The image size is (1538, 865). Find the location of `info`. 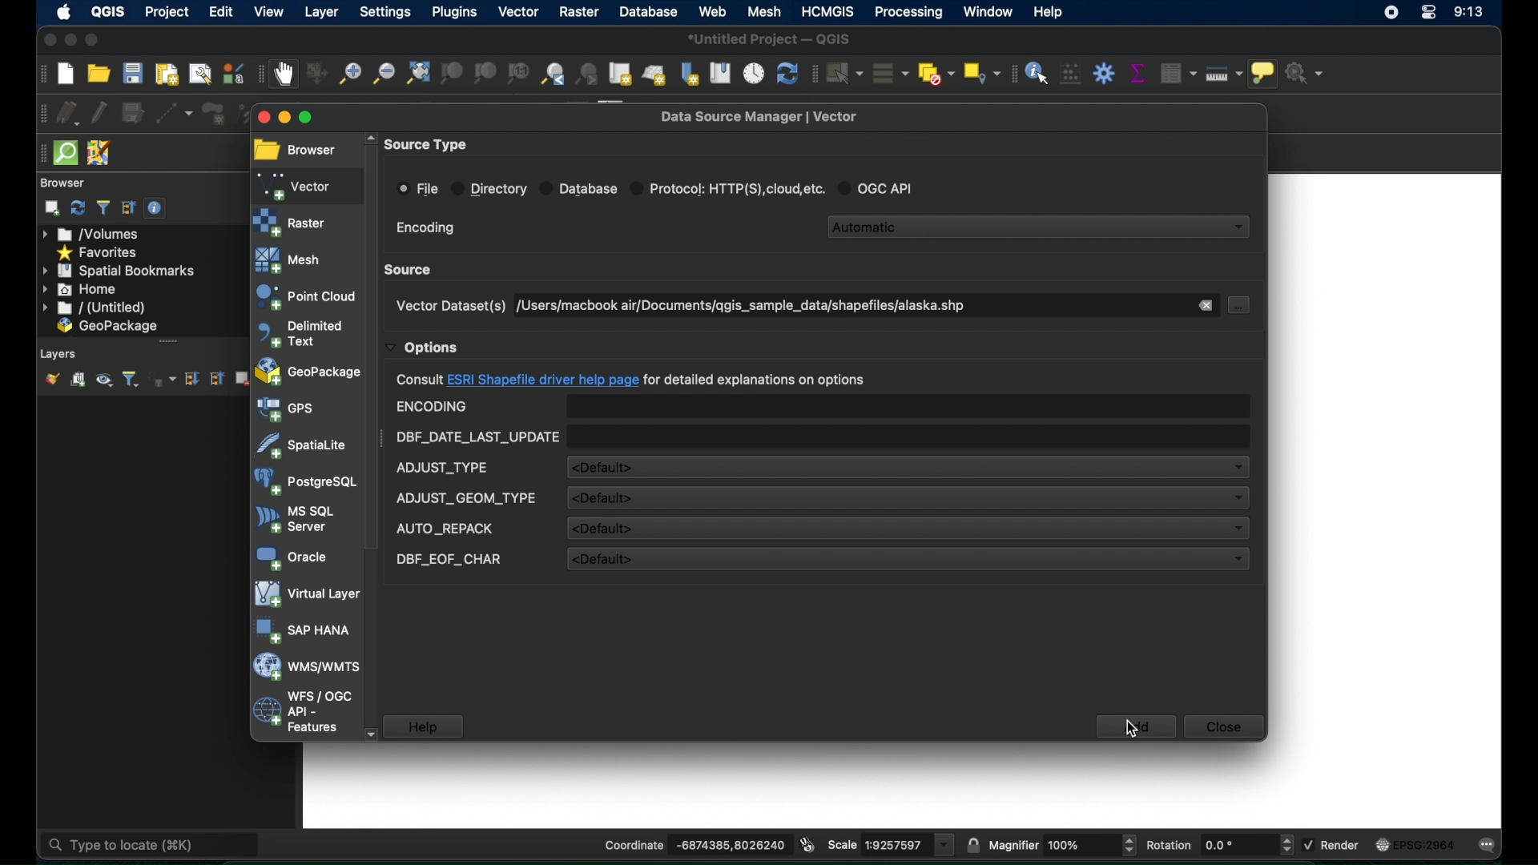

info is located at coordinates (630, 380).